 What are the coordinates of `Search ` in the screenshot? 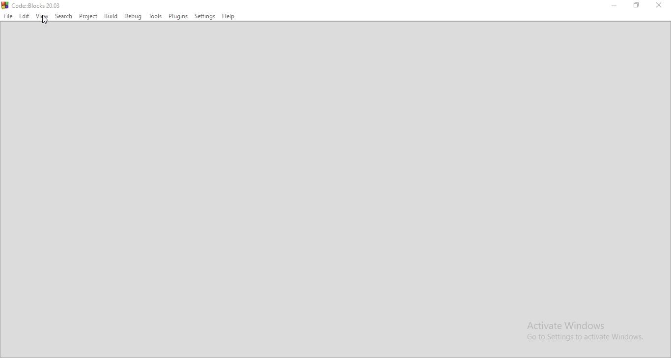 It's located at (64, 16).